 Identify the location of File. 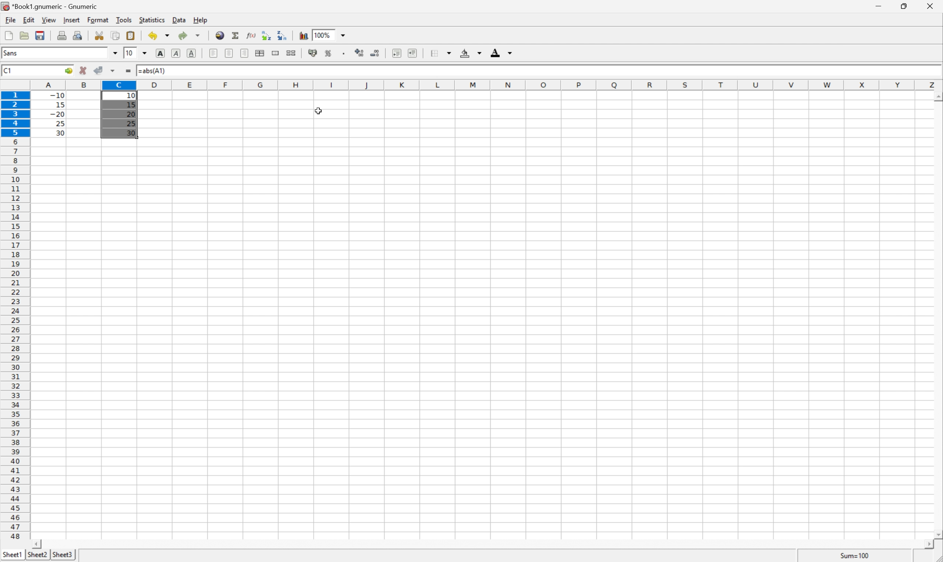
(9, 36).